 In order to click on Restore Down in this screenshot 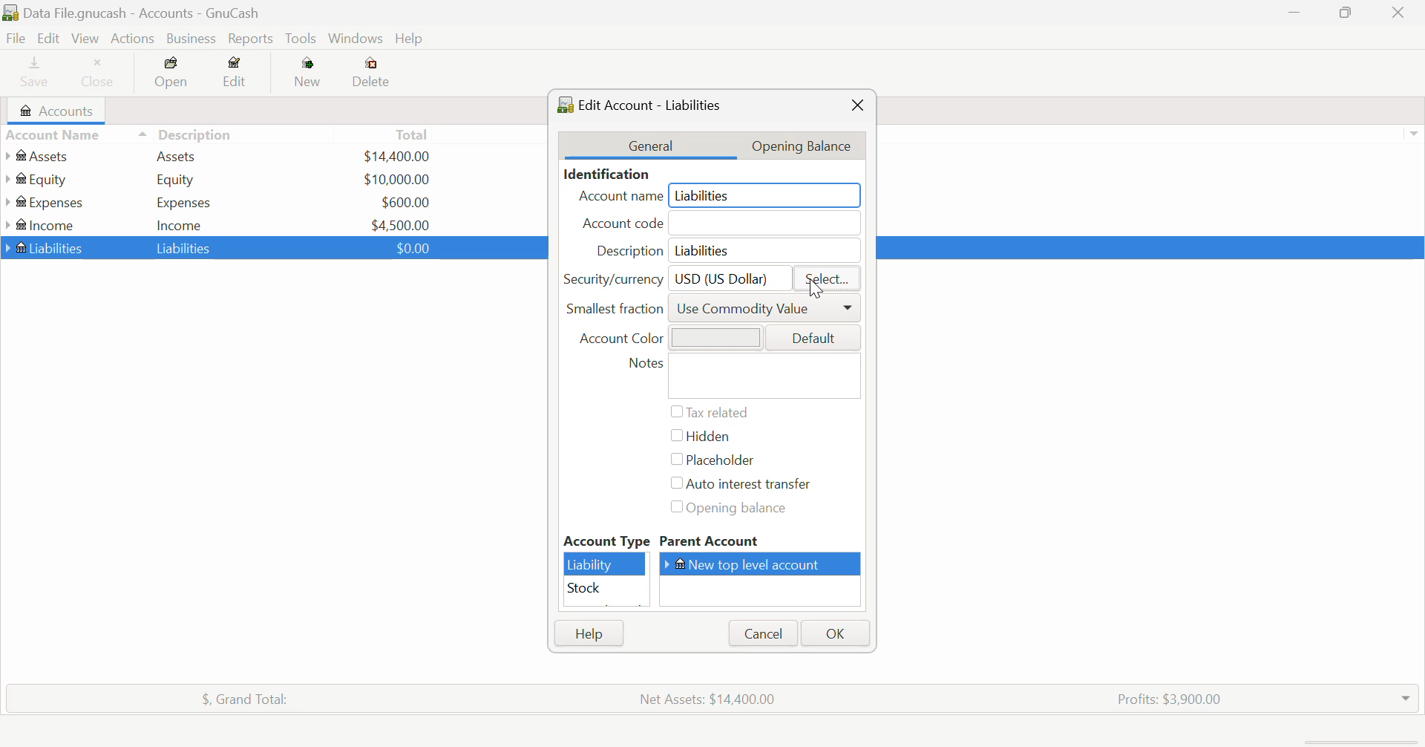, I will do `click(1295, 14)`.